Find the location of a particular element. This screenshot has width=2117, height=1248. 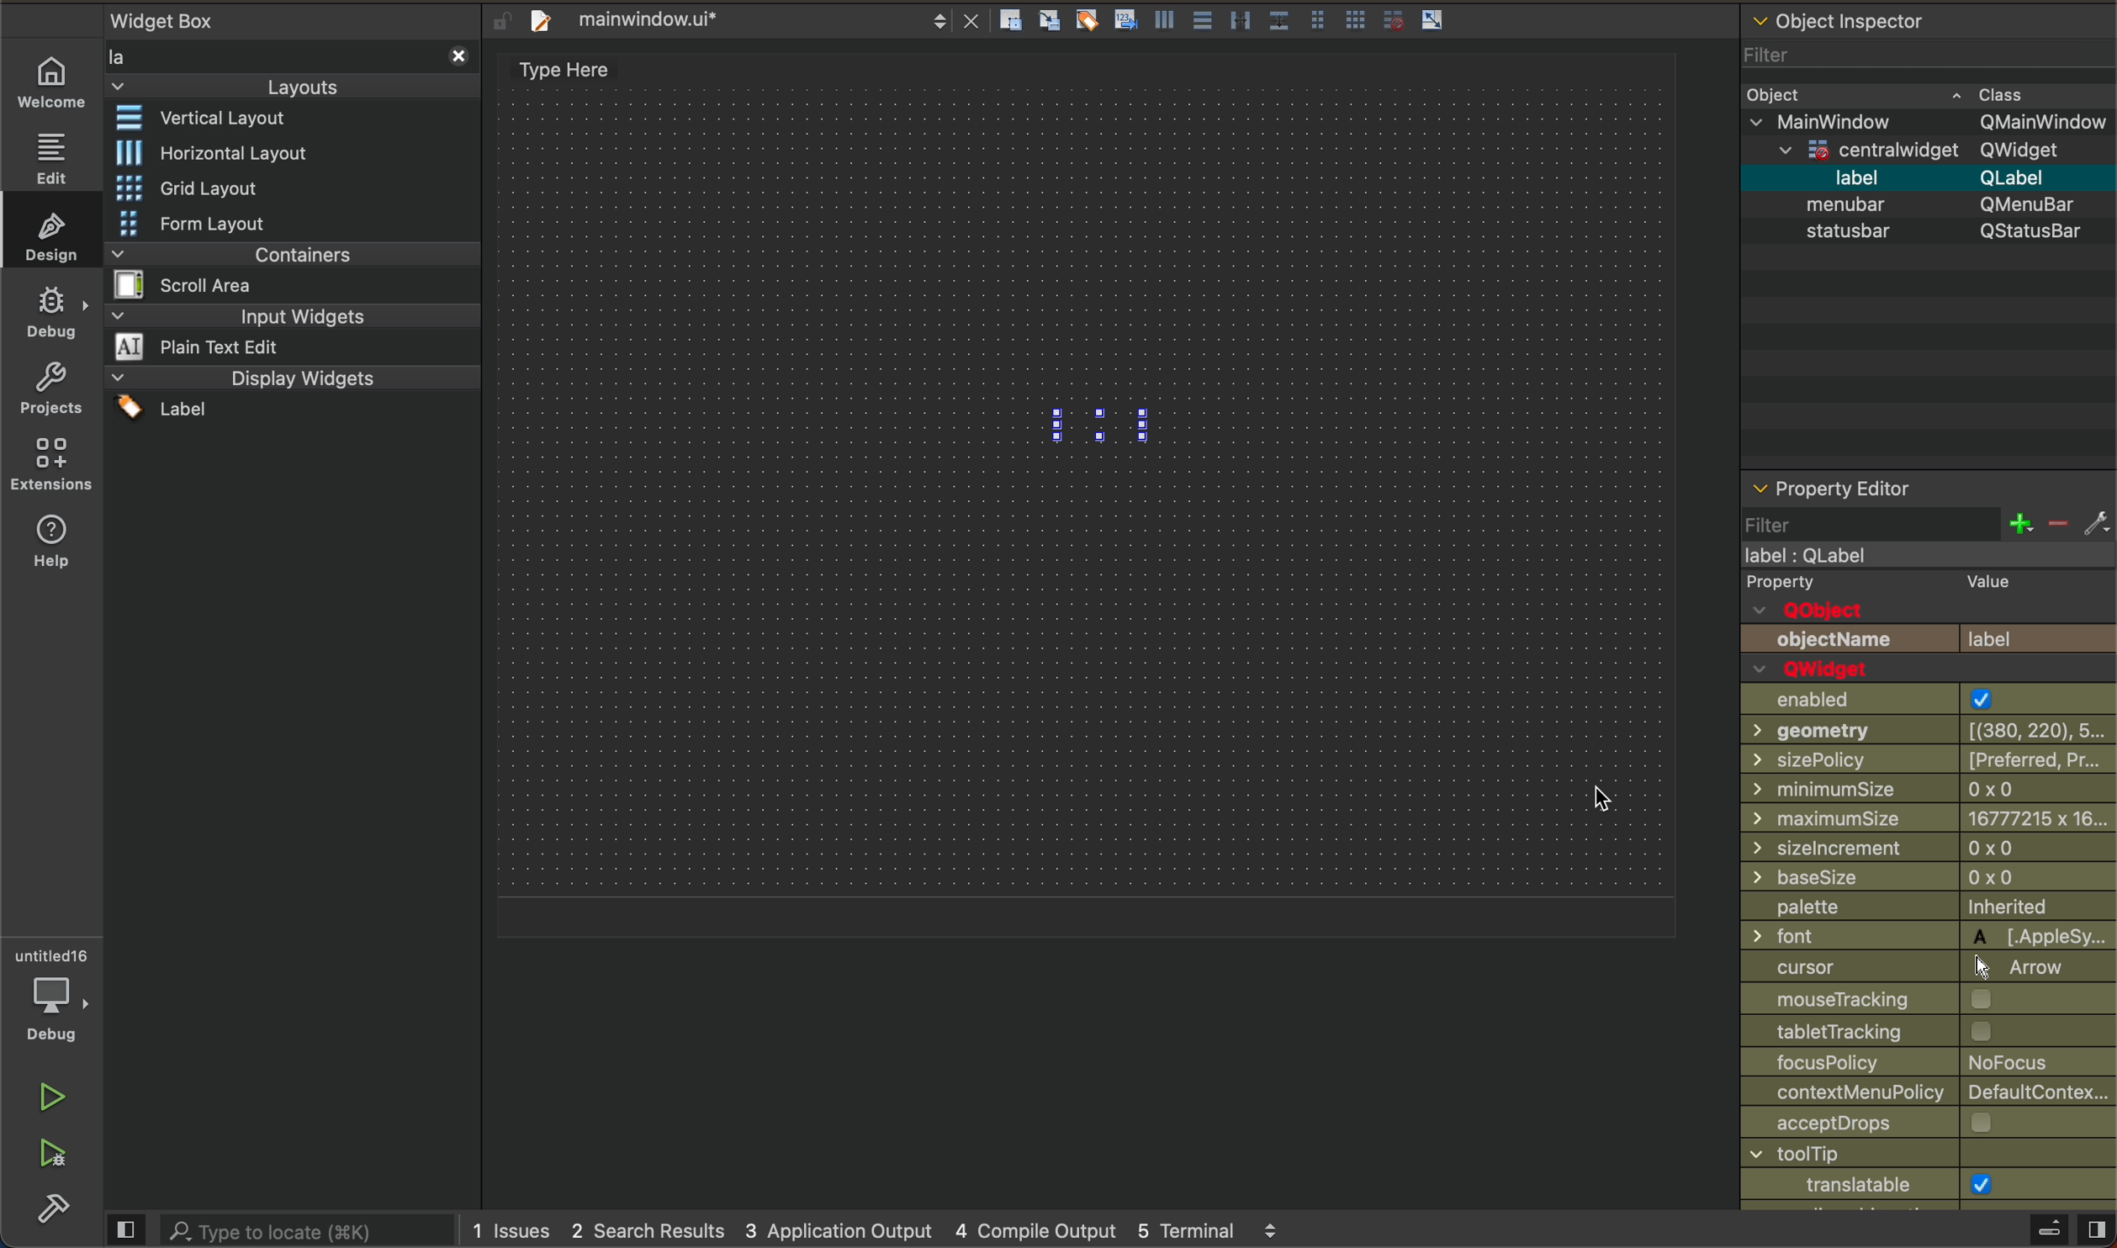

main window is located at coordinates (1927, 124).